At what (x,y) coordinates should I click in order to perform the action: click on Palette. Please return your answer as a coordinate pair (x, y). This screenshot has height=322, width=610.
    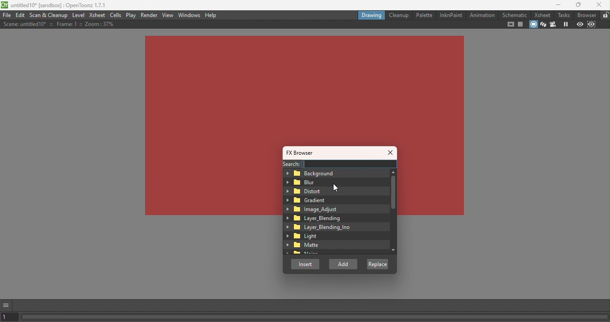
    Looking at the image, I should click on (424, 15).